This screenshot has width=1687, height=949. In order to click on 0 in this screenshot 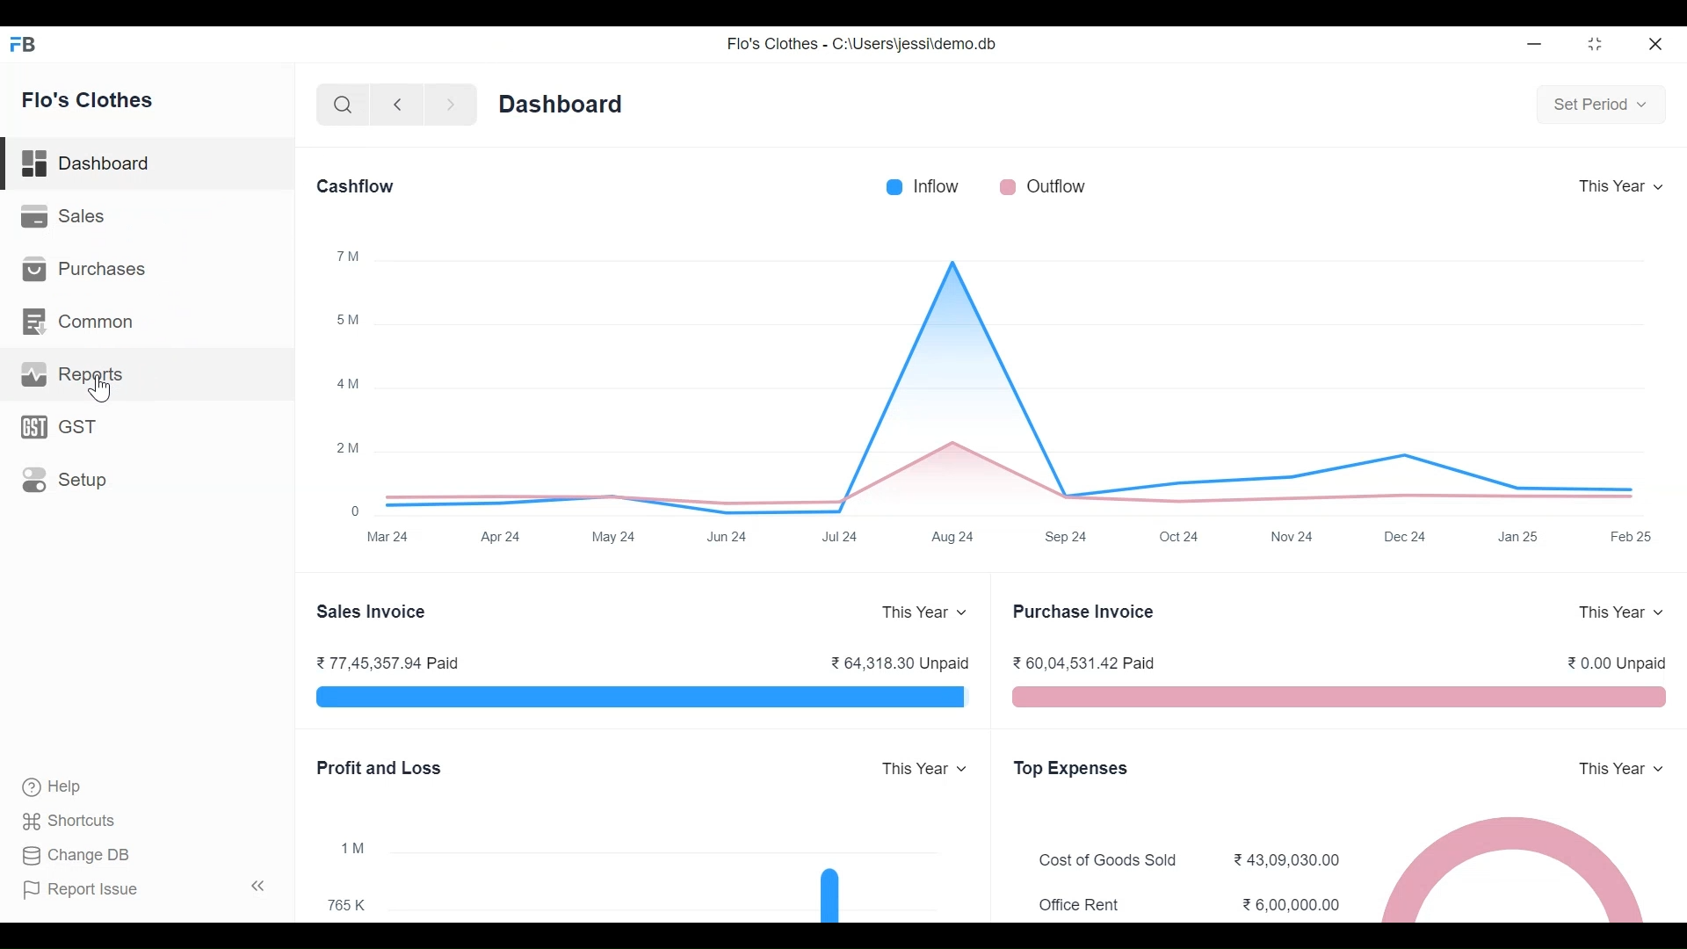, I will do `click(355, 511)`.